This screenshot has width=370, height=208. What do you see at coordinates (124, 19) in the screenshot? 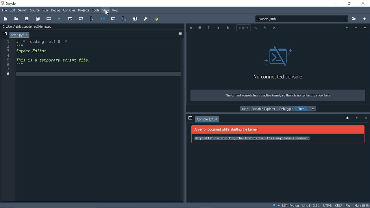
I see `Debug selection or current line` at bounding box center [124, 19].